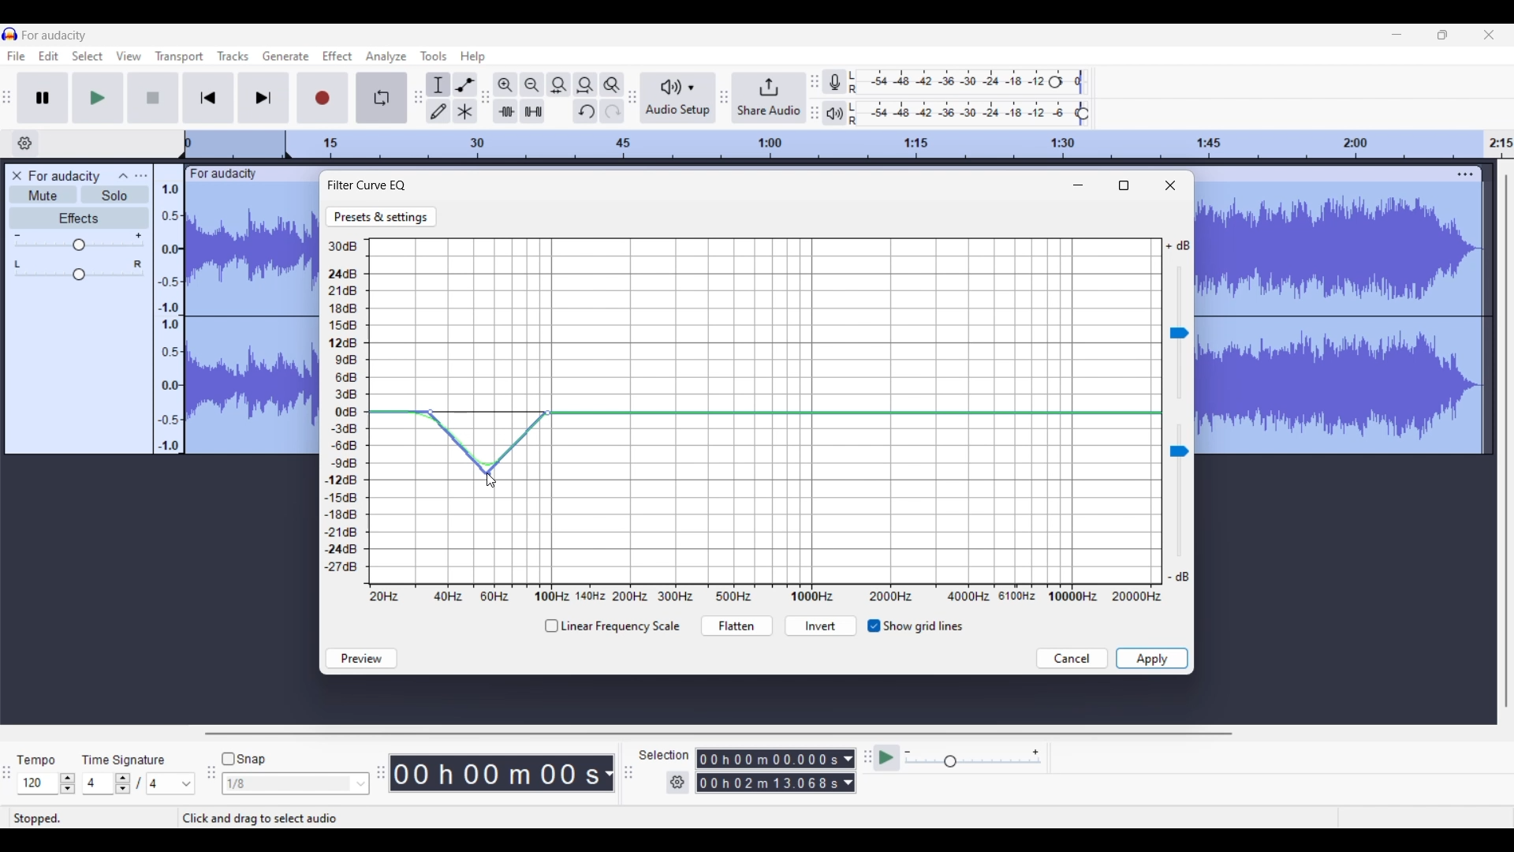 Image resolution: width=1514 pixels, height=852 pixels. I want to click on Track selected, so click(252, 319).